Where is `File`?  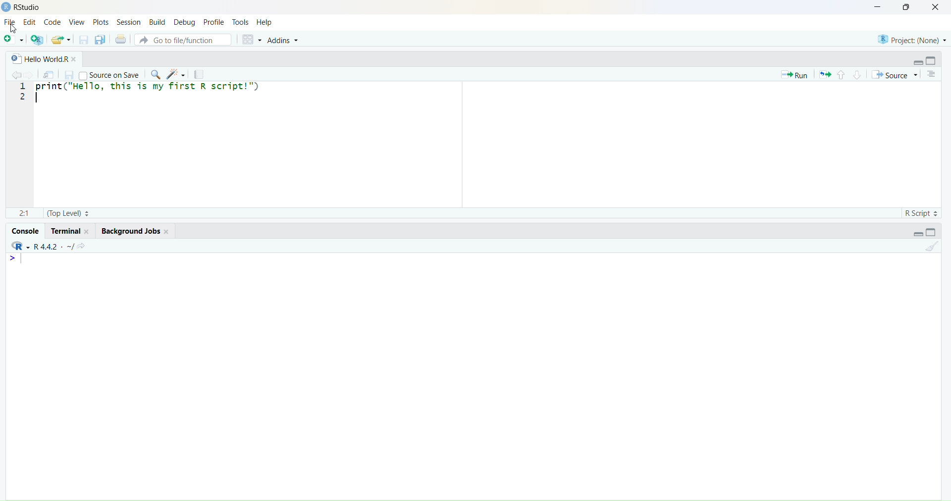
File is located at coordinates (10, 21).